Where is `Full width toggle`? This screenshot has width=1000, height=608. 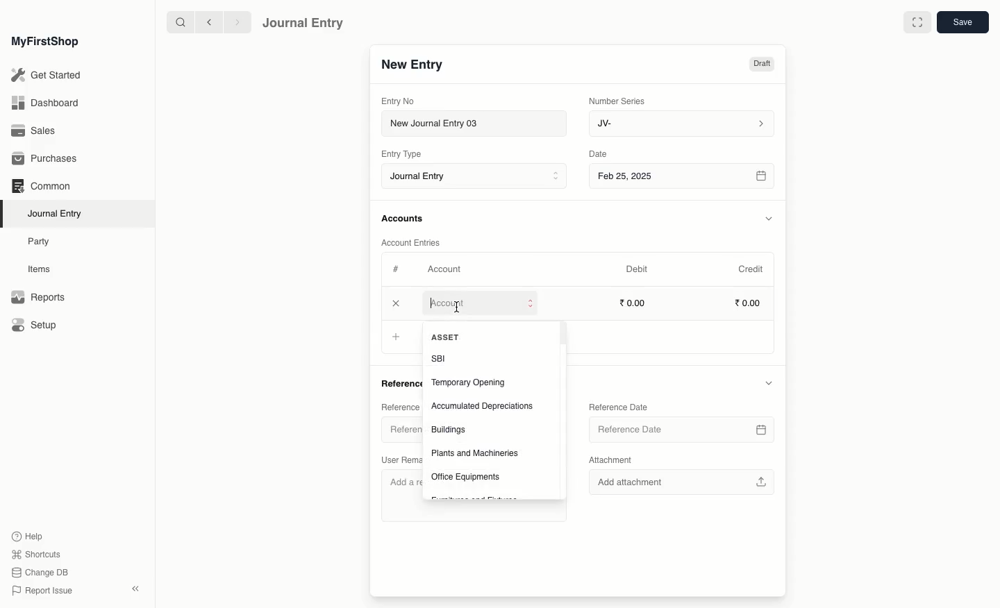 Full width toggle is located at coordinates (916, 23).